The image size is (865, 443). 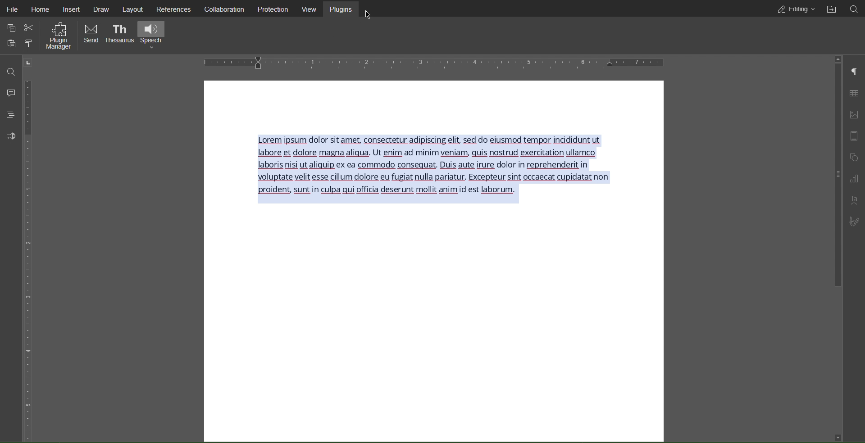 What do you see at coordinates (31, 28) in the screenshot?
I see `Cut` at bounding box center [31, 28].